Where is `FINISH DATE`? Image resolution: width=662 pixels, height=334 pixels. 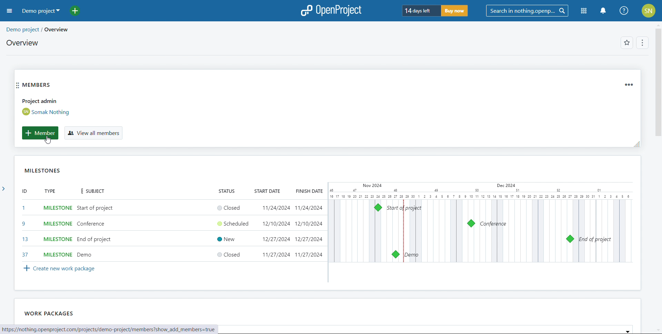
FINISH DATE is located at coordinates (309, 190).